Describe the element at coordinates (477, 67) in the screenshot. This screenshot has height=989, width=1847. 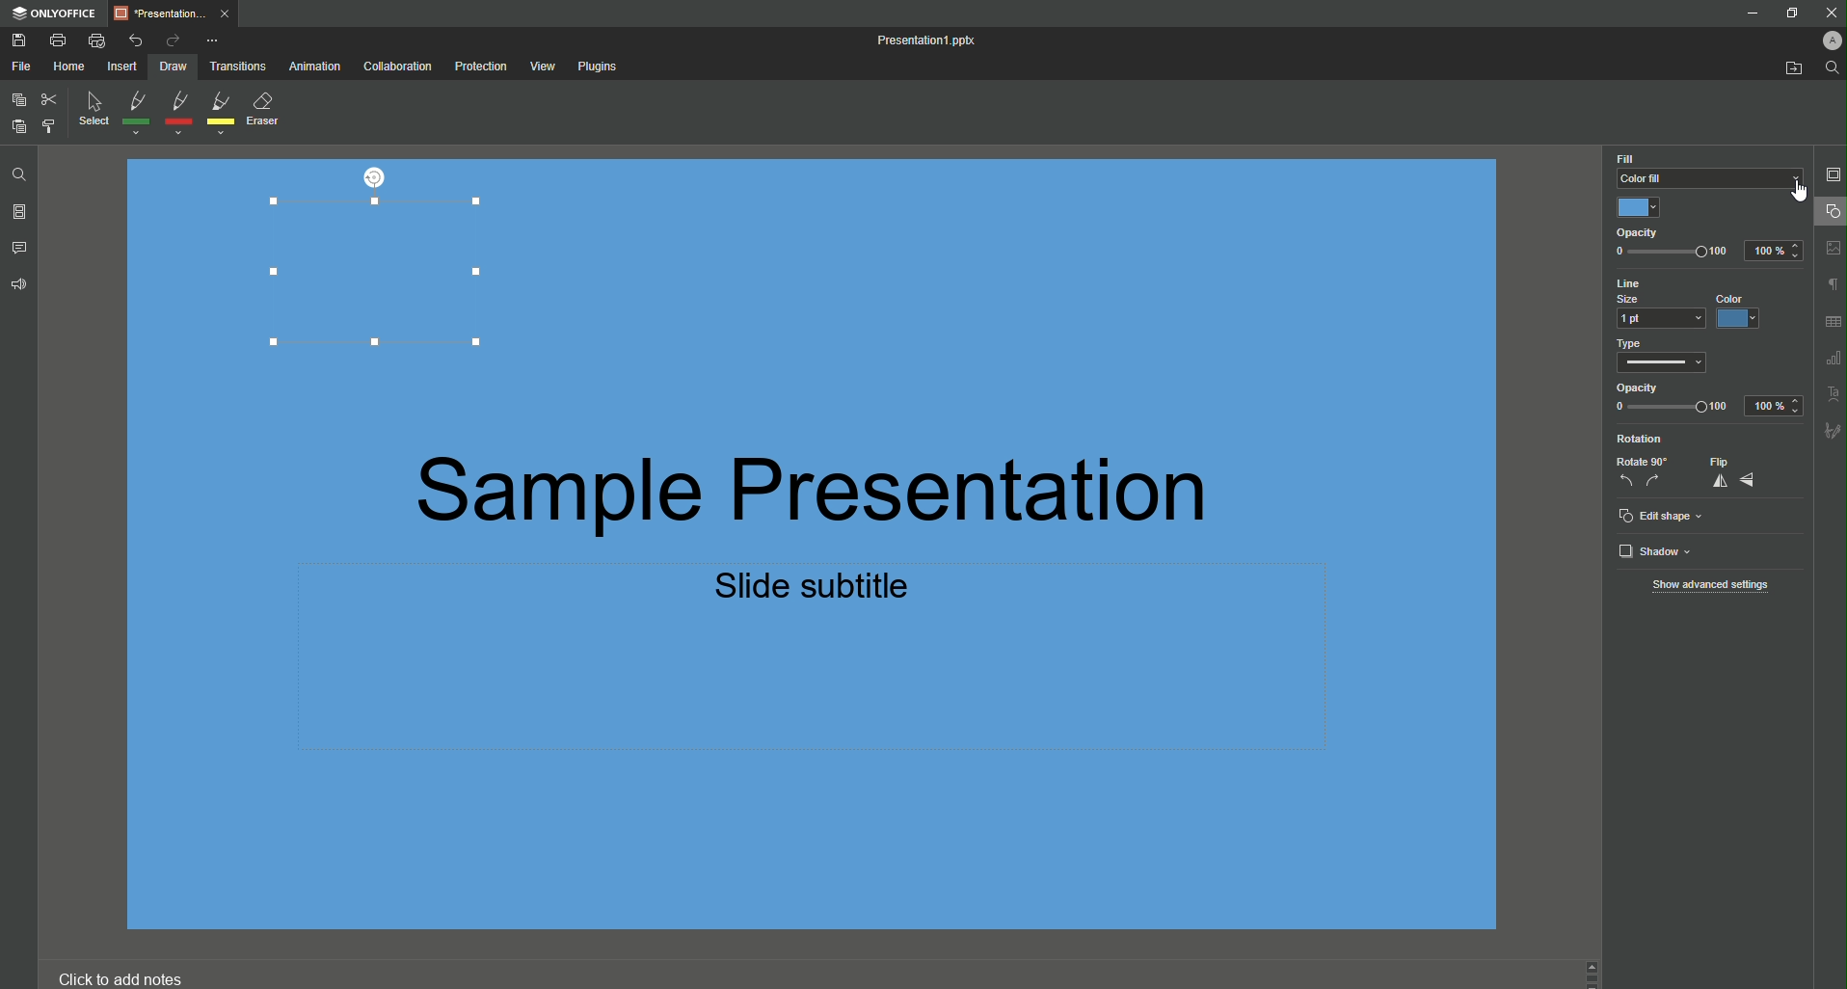
I see `Protection` at that location.